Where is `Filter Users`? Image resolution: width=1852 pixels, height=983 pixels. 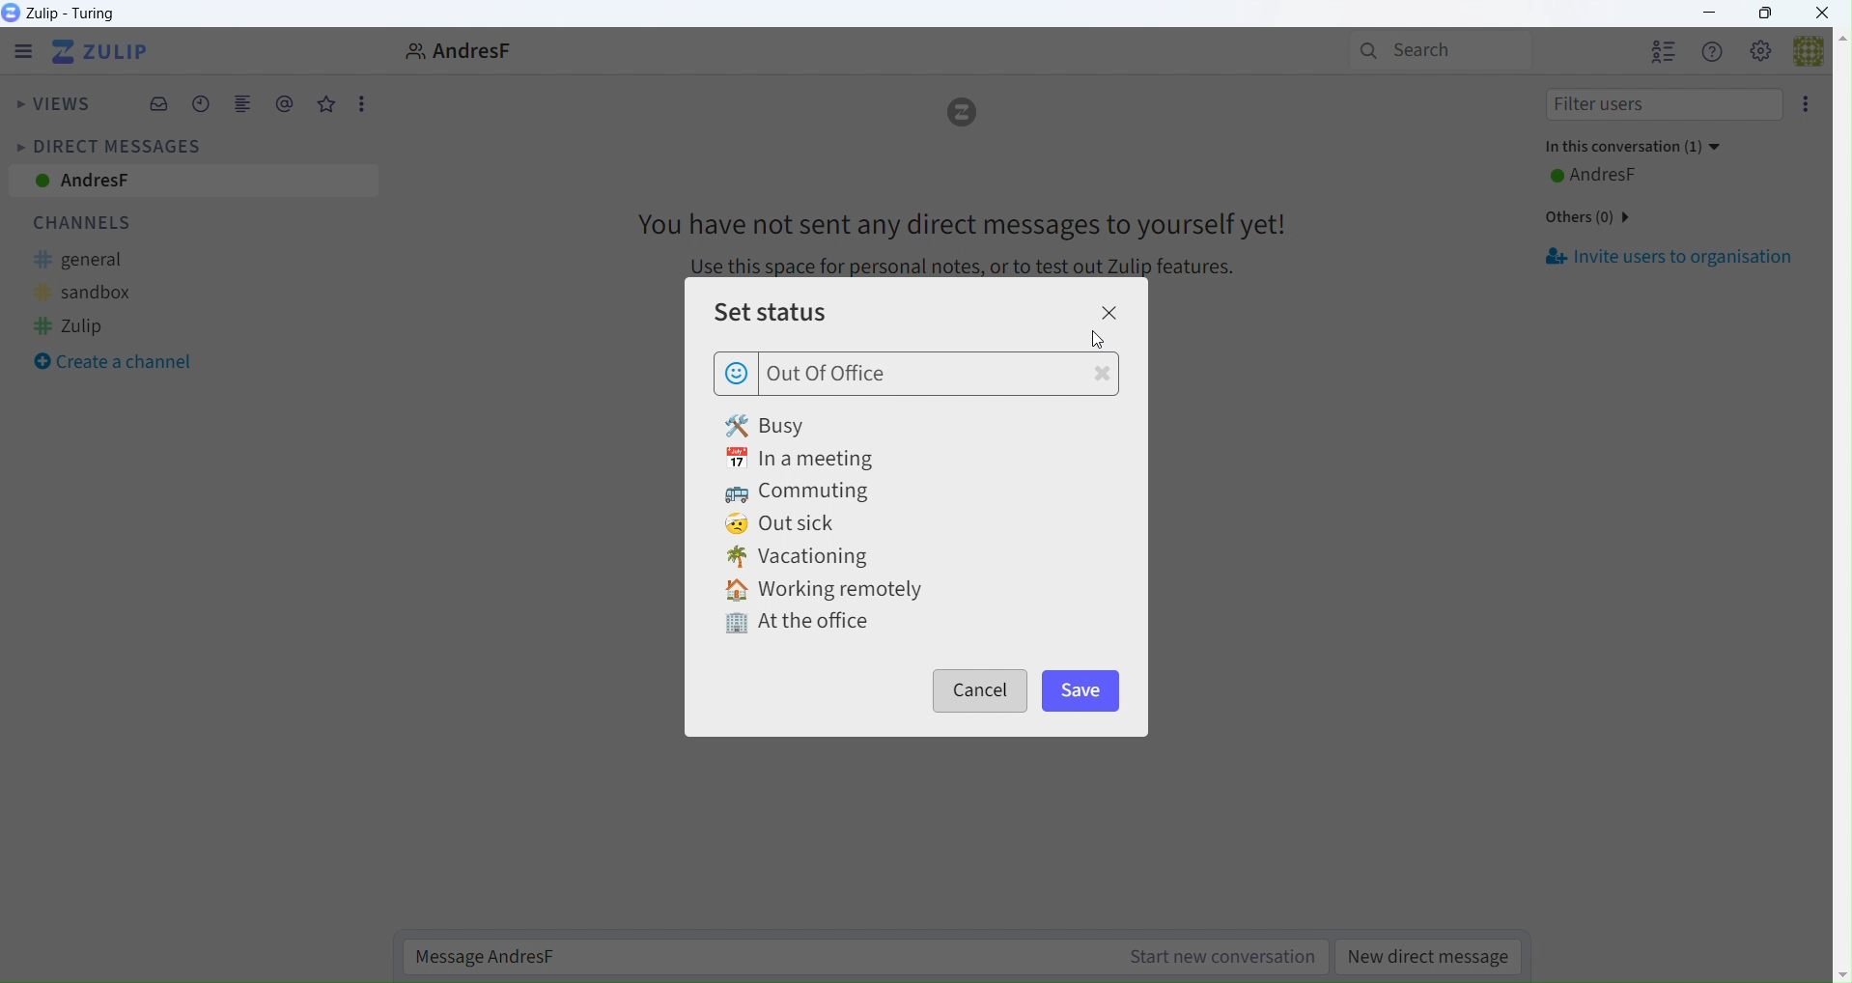 Filter Users is located at coordinates (1657, 106).